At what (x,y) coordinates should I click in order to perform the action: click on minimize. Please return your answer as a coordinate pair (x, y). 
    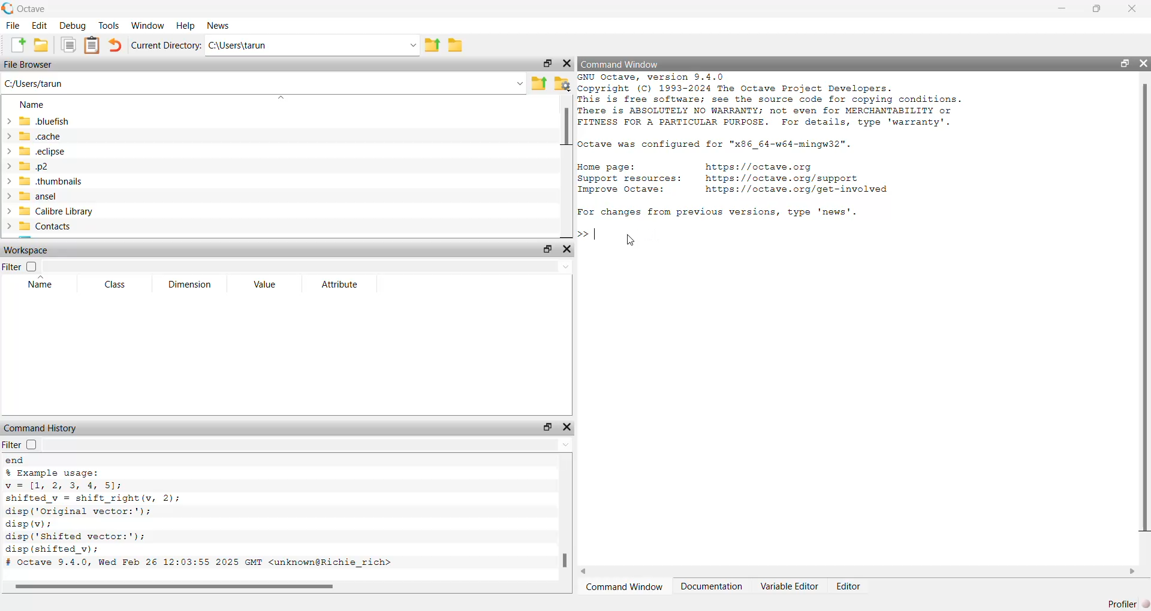
    Looking at the image, I should click on (1062, 8).